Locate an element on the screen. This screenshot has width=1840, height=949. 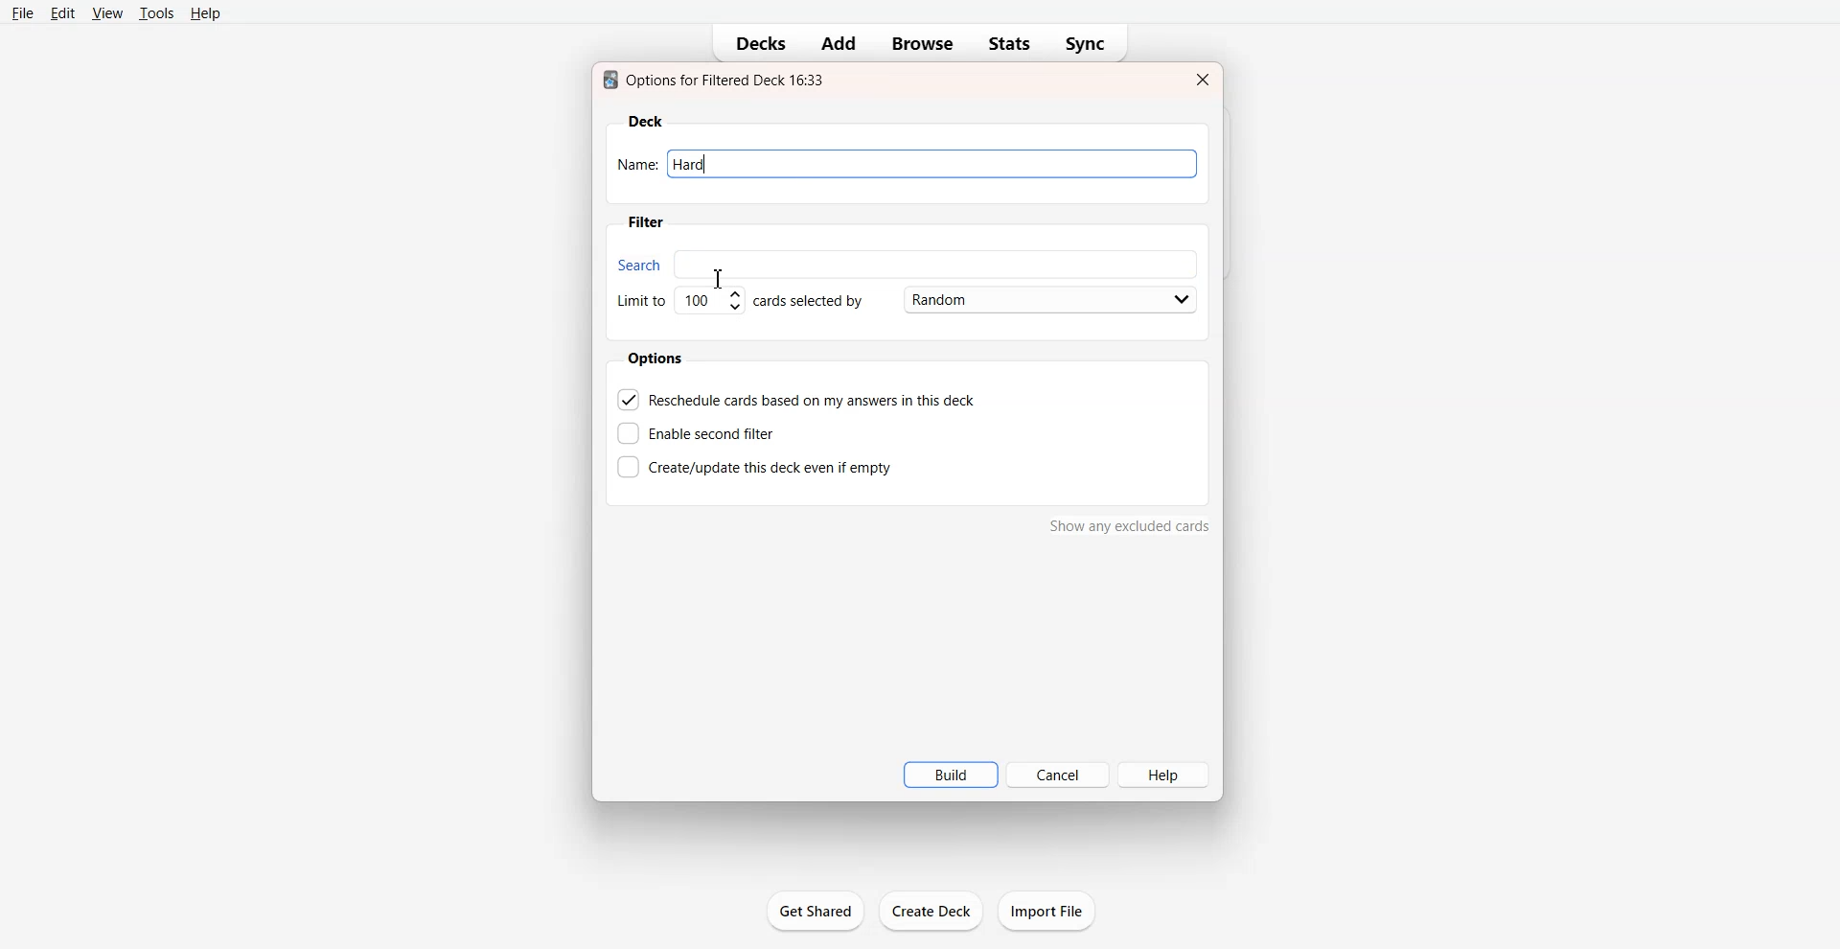
Name: hard is located at coordinates (910, 165).